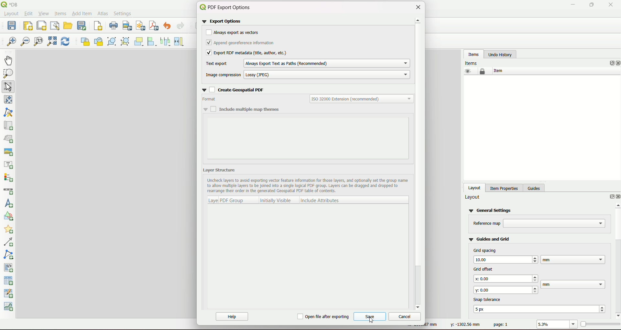 This screenshot has height=330, width=621. I want to click on new layout, so click(28, 25).